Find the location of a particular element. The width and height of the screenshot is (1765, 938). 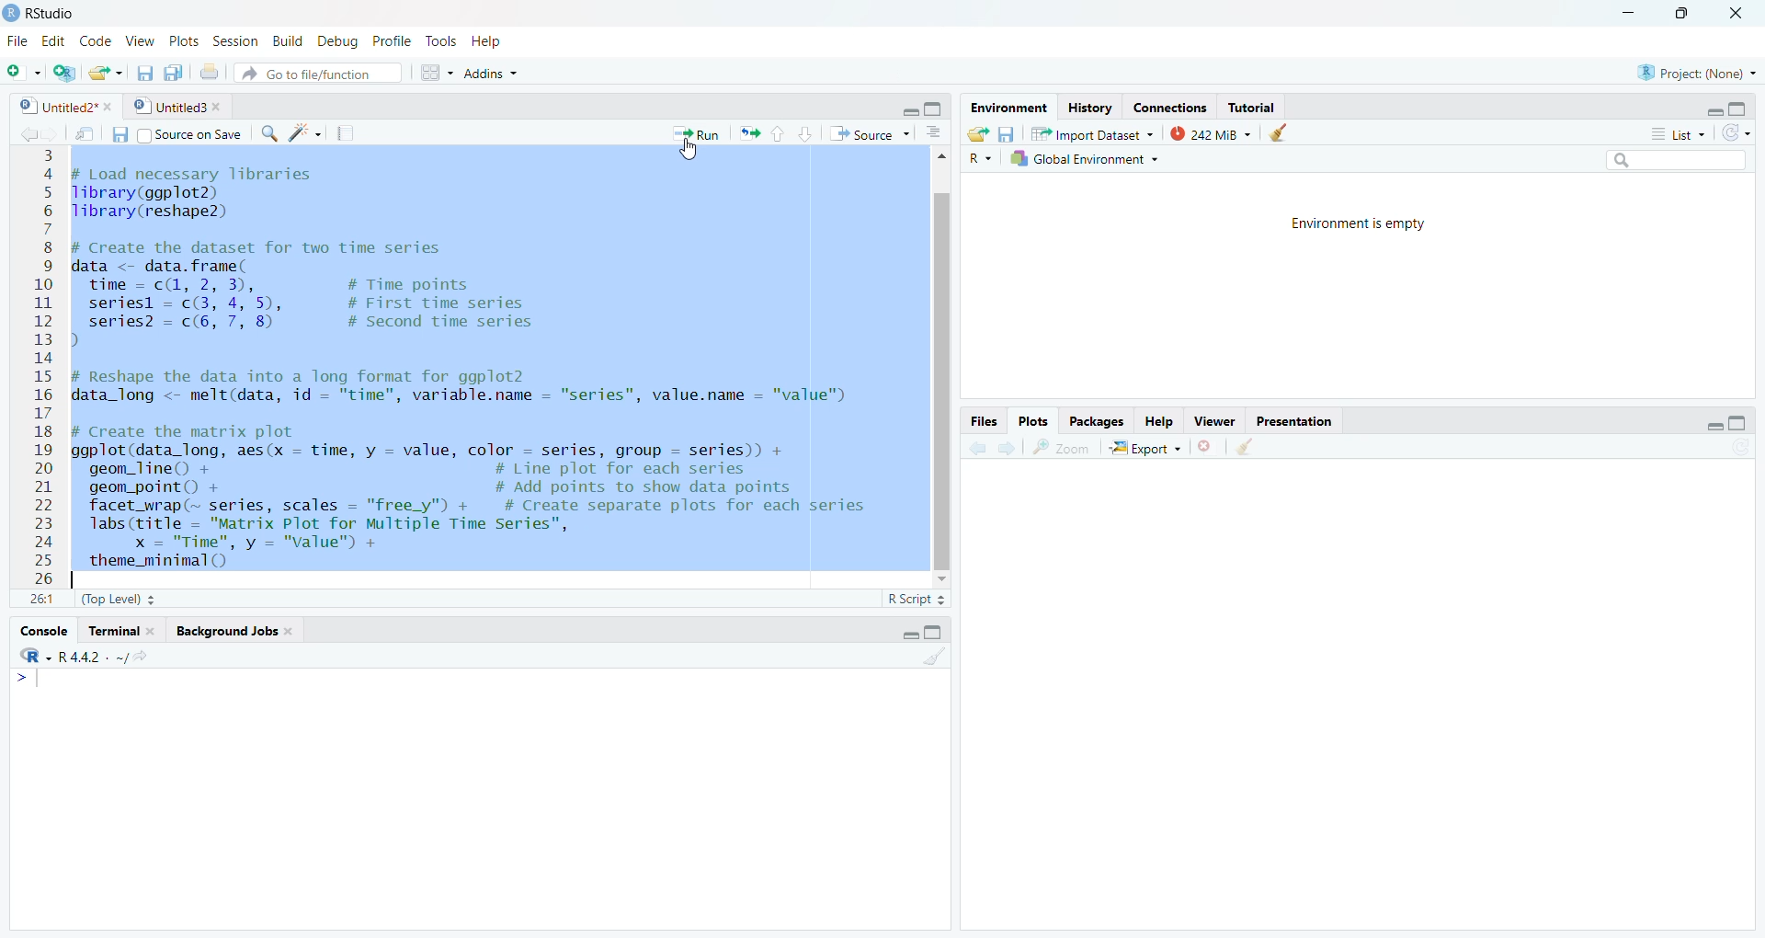

A Go to file/function is located at coordinates (317, 72).